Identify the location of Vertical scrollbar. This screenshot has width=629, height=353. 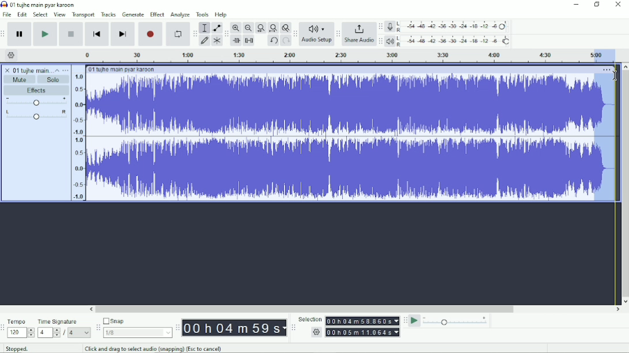
(625, 184).